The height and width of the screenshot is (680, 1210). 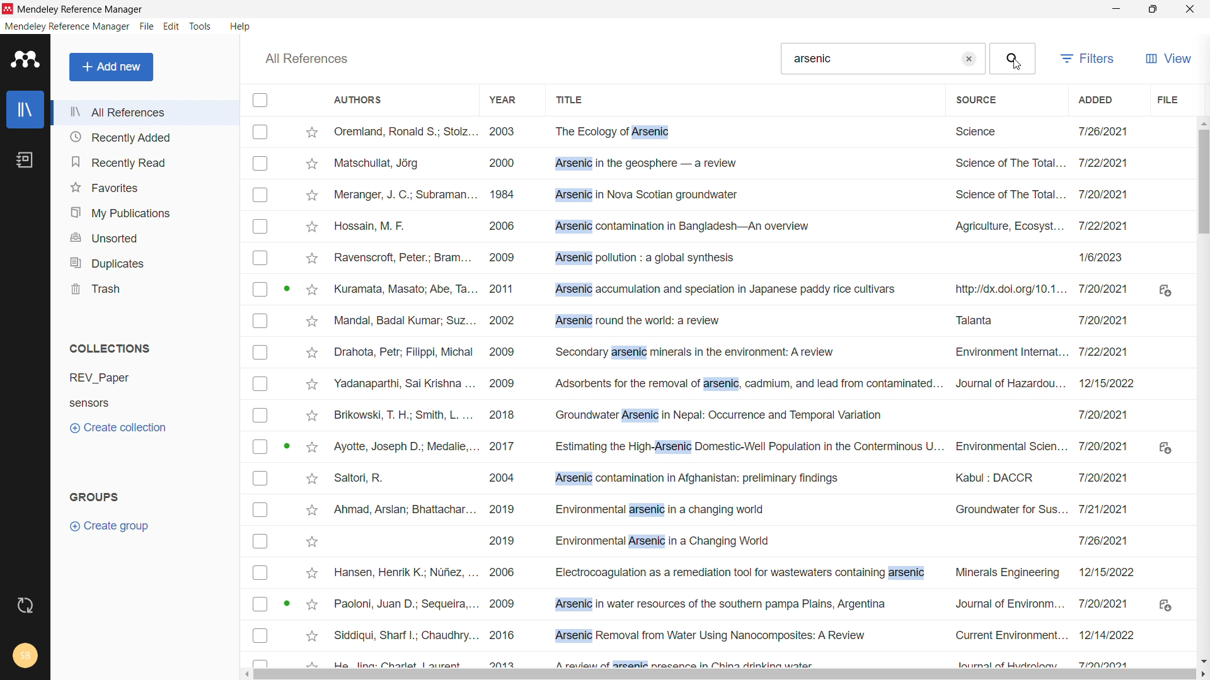 I want to click on file, so click(x=1180, y=99).